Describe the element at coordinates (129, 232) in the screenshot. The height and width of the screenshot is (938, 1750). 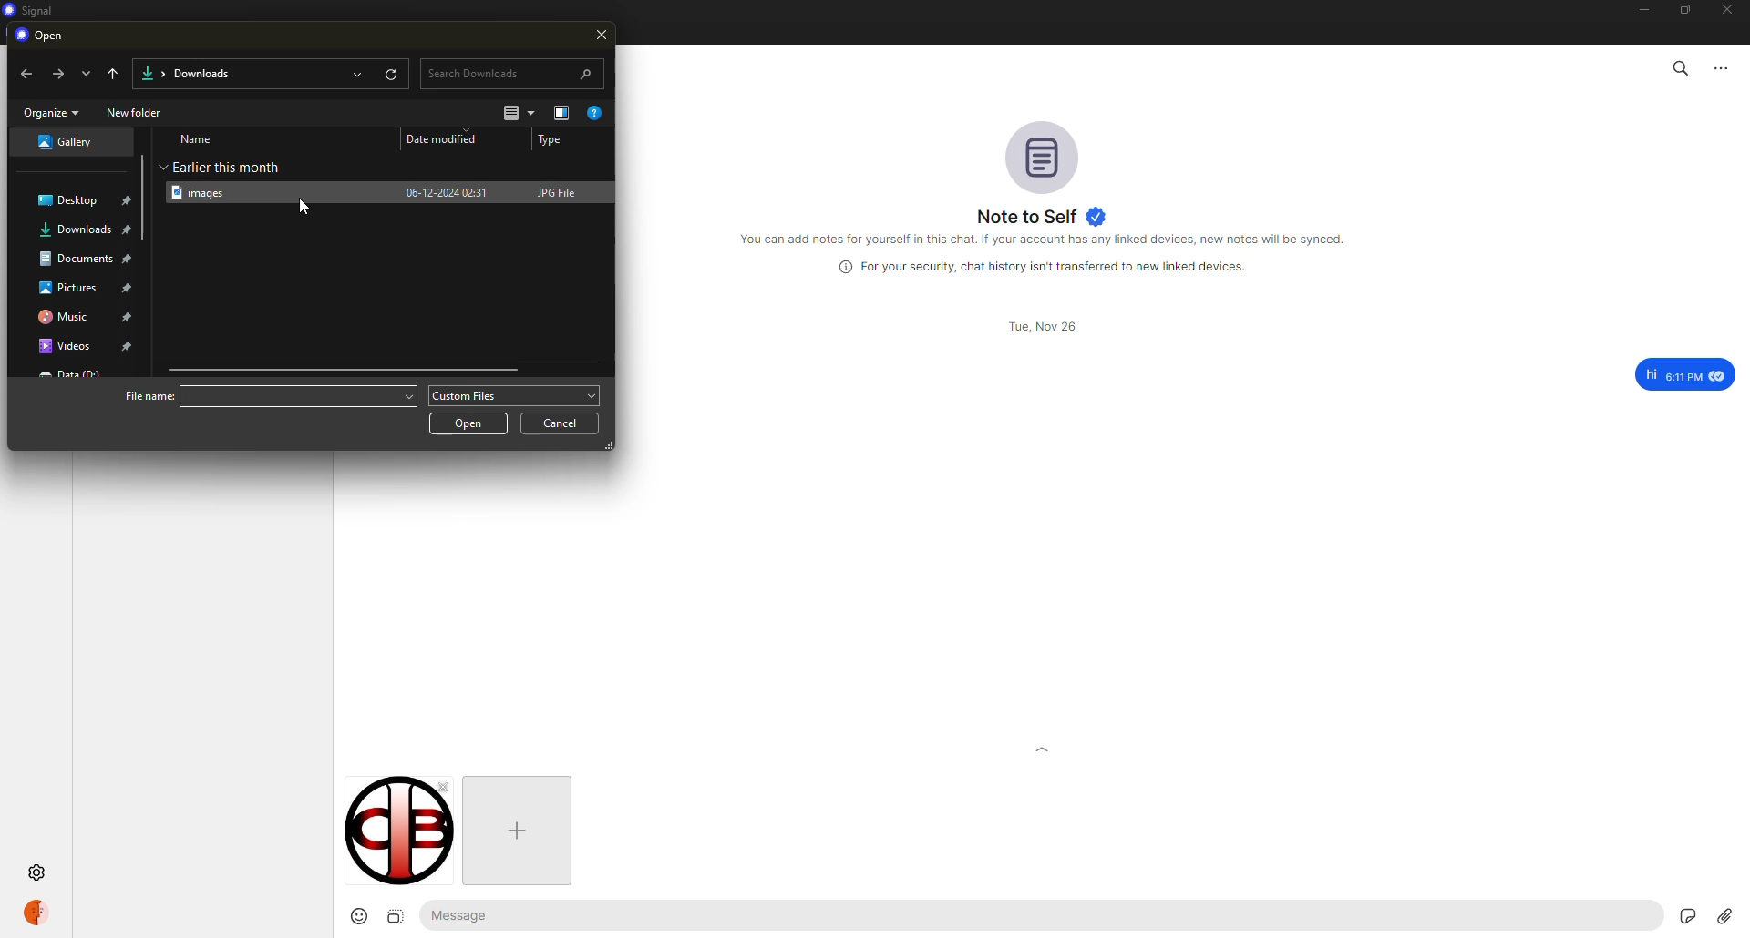
I see `pin` at that location.